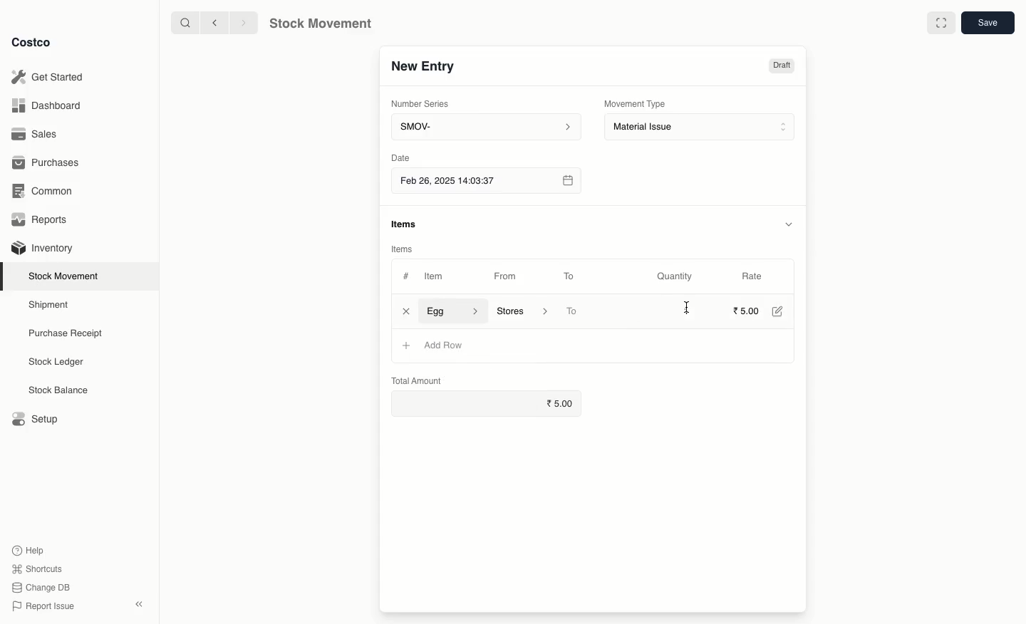 The width and height of the screenshot is (1026, 624). Describe the element at coordinates (636, 103) in the screenshot. I see `Movement Type` at that location.